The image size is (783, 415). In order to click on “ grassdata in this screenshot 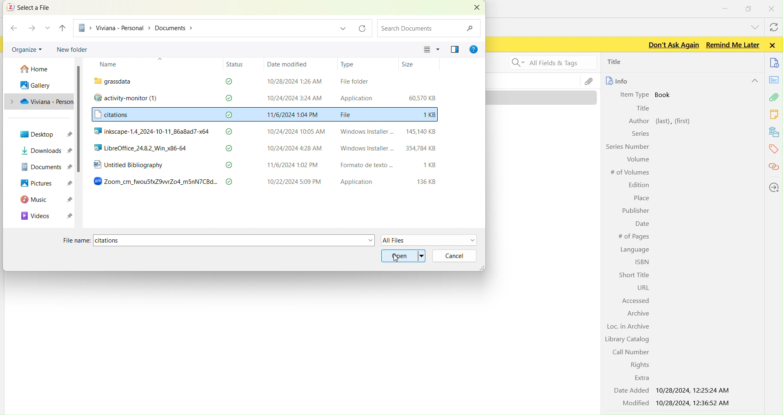, I will do `click(116, 83)`.